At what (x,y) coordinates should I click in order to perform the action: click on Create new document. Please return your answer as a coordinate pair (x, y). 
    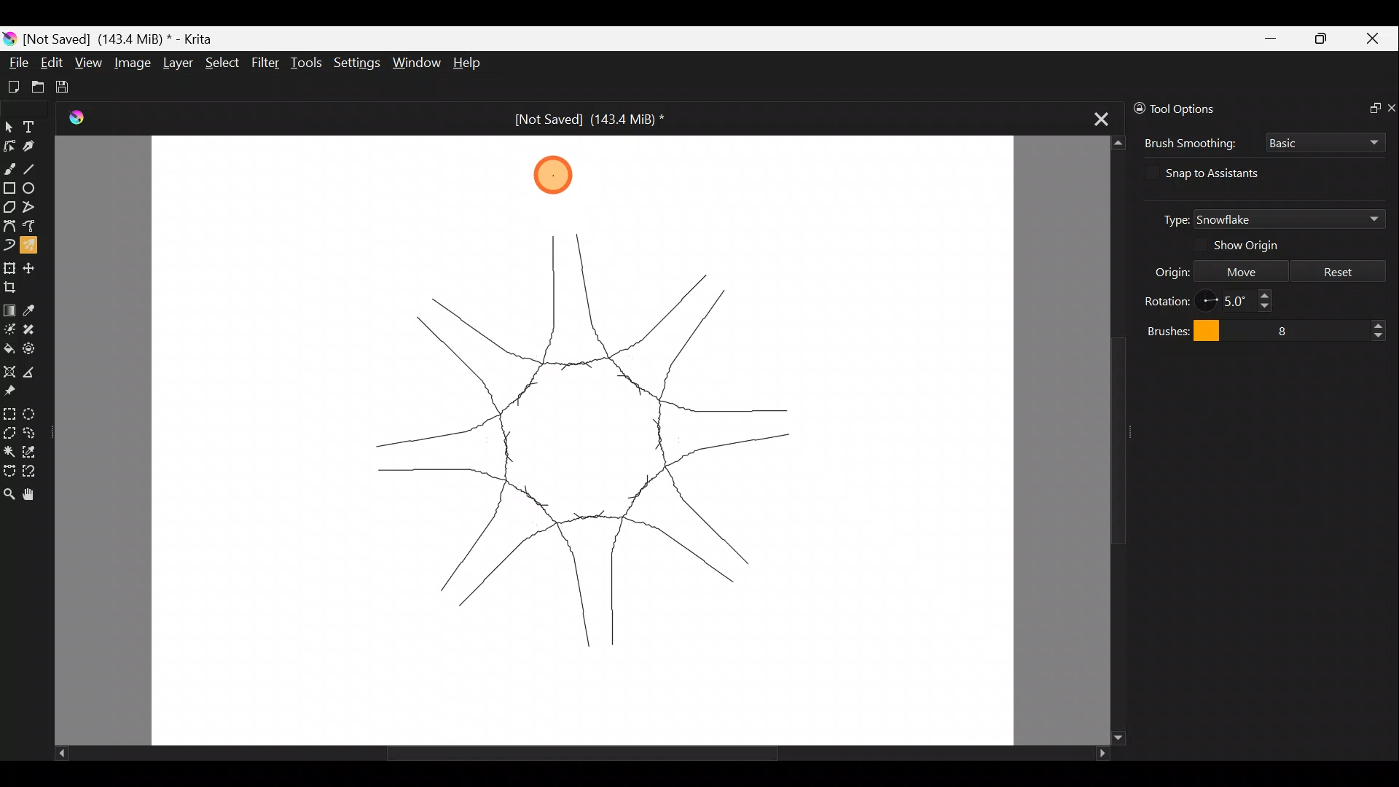
    Looking at the image, I should click on (14, 87).